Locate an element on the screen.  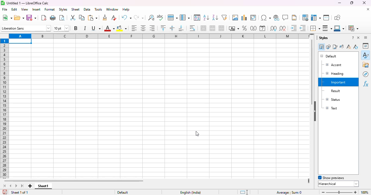
close document is located at coordinates (368, 9).